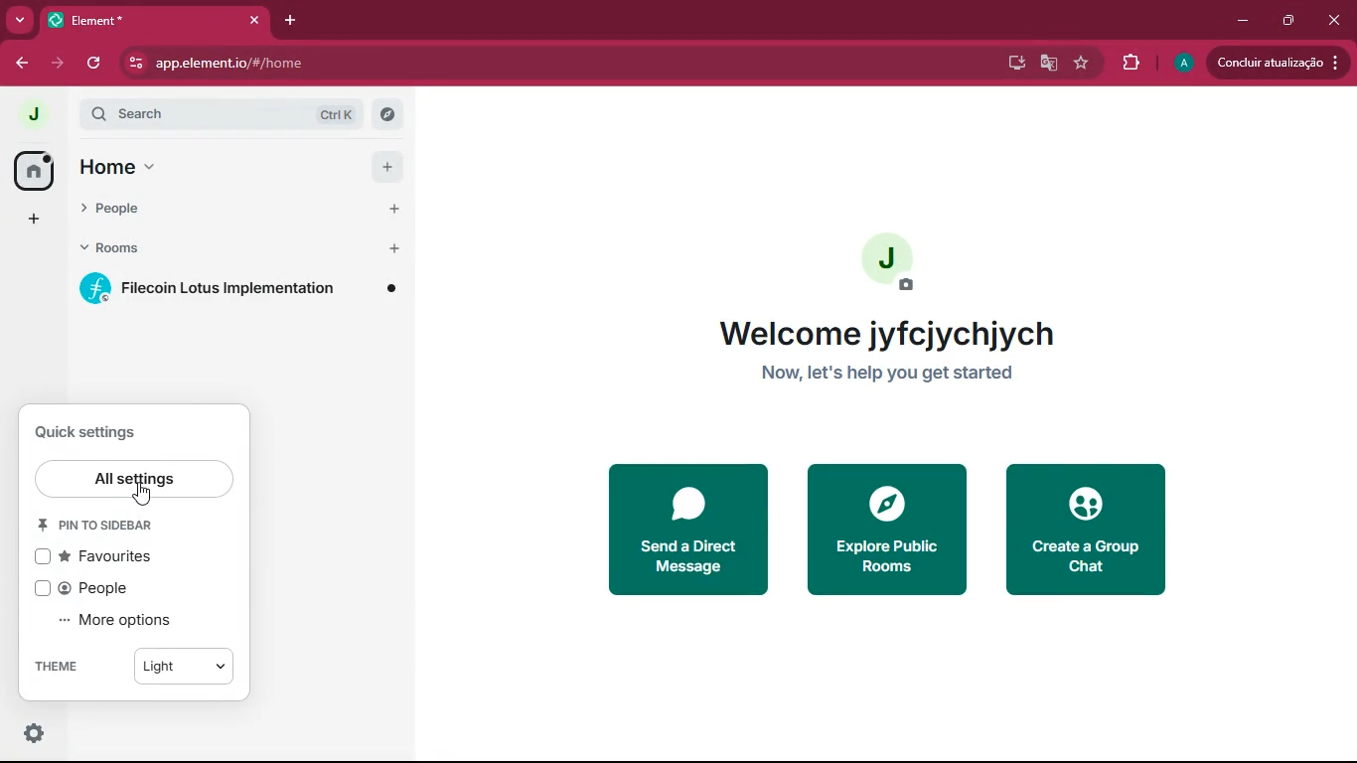 This screenshot has height=763, width=1357. Describe the element at coordinates (1338, 23) in the screenshot. I see `close` at that location.